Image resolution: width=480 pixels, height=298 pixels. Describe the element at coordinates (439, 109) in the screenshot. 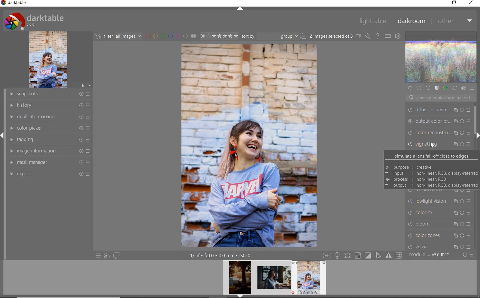

I see `graduated density` at that location.